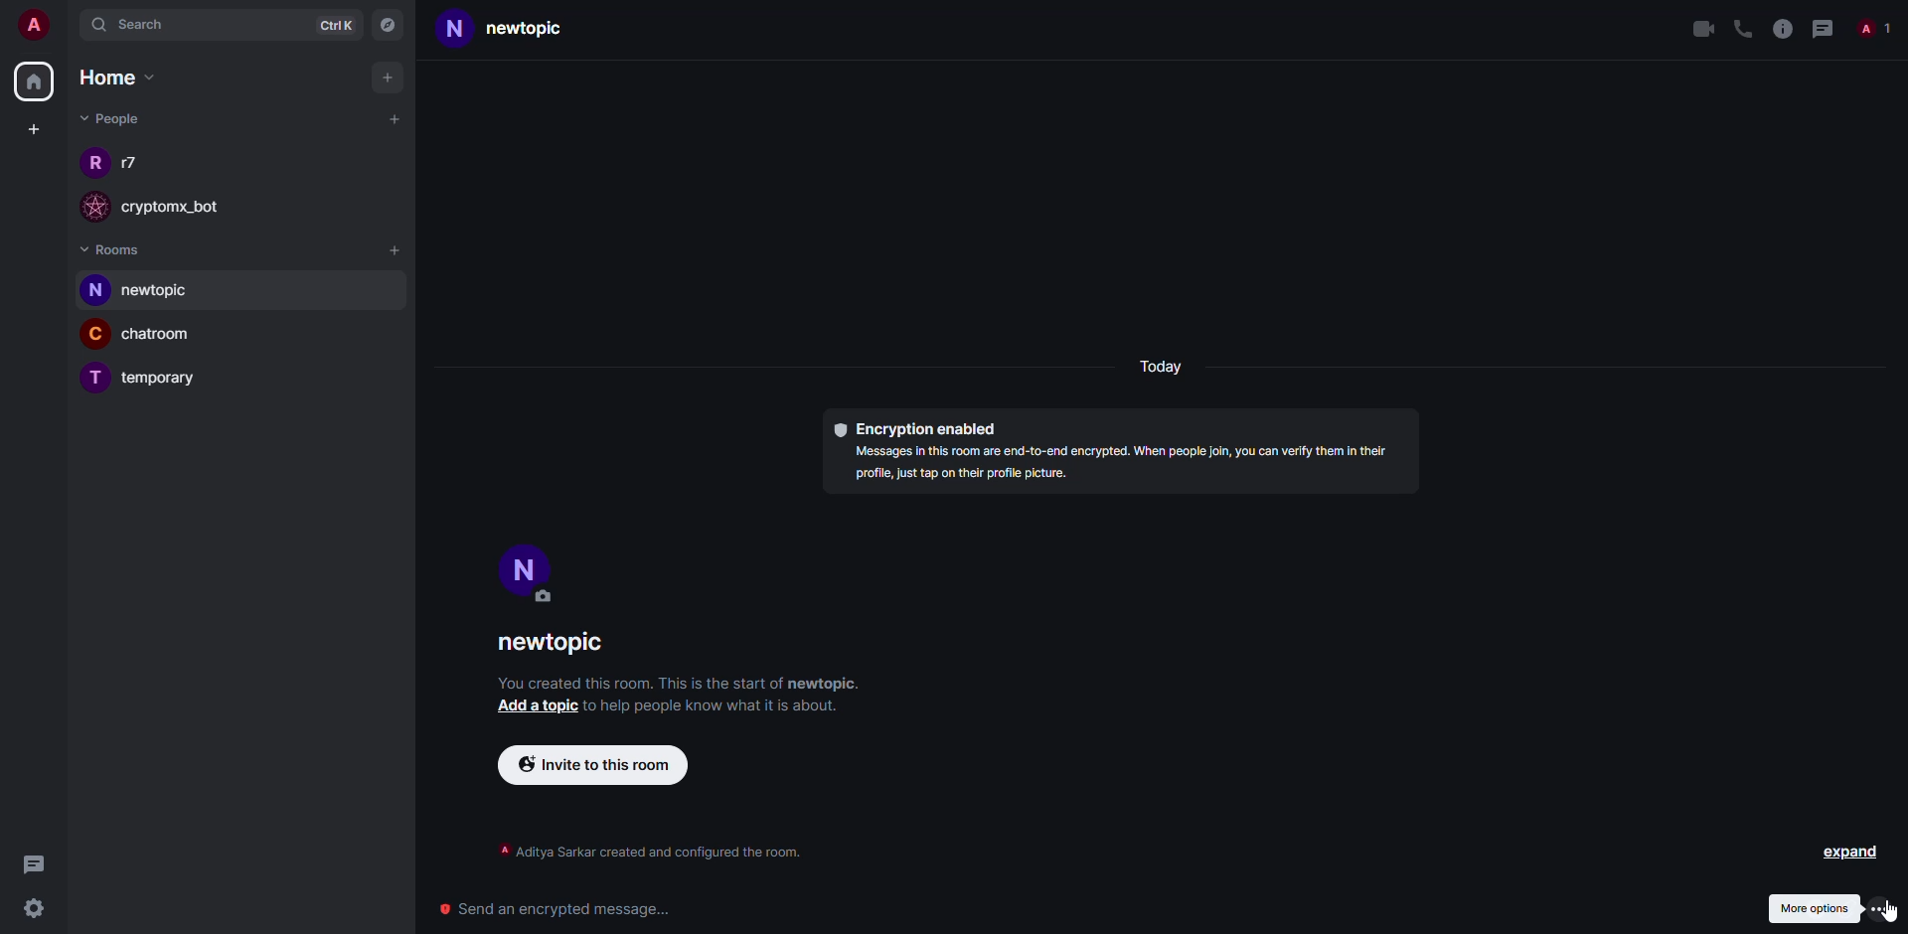  What do you see at coordinates (680, 683) in the screenshot?
I see `info` at bounding box center [680, 683].